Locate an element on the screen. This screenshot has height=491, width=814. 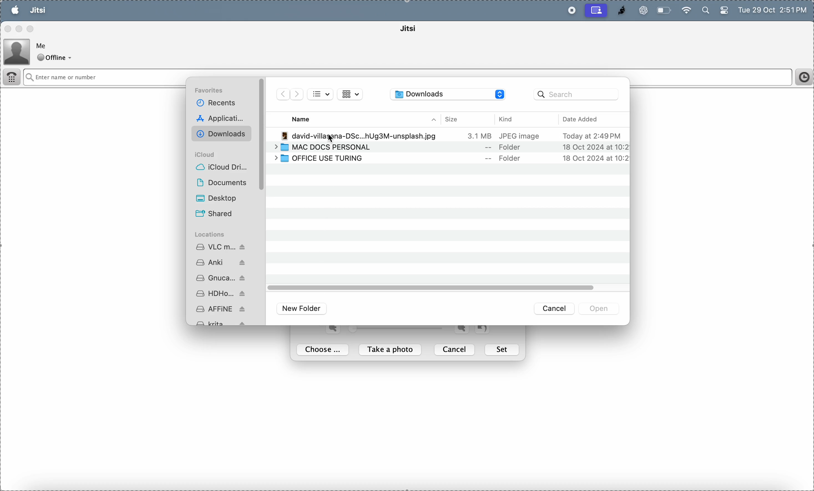
close window is located at coordinates (8, 30).